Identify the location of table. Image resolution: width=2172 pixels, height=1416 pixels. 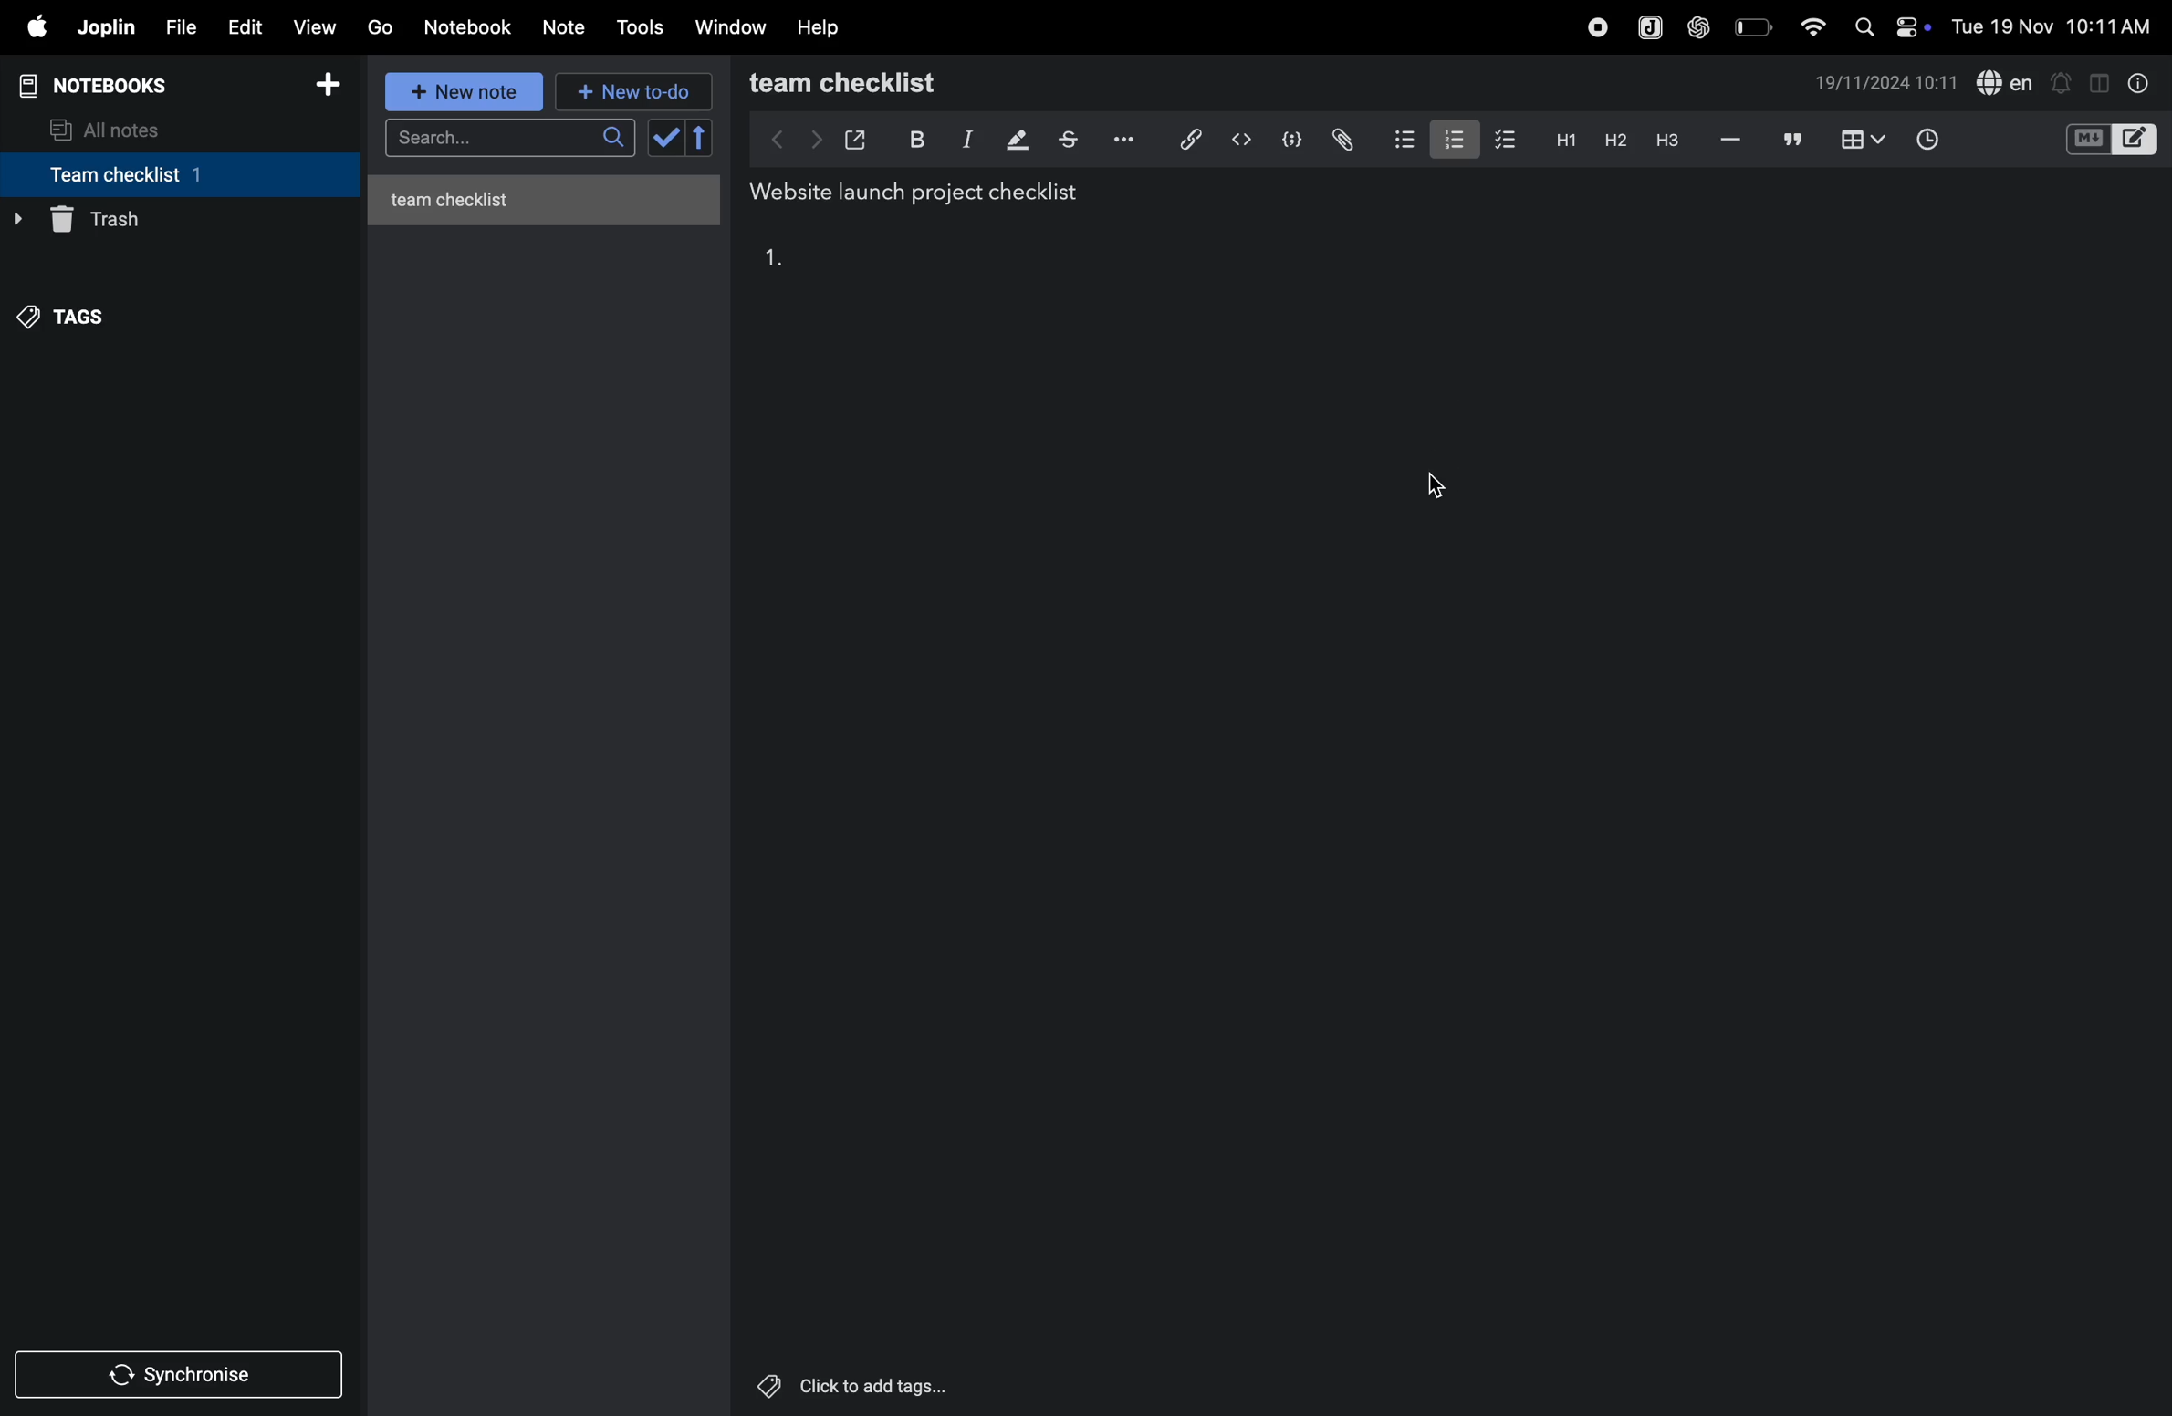
(1860, 139).